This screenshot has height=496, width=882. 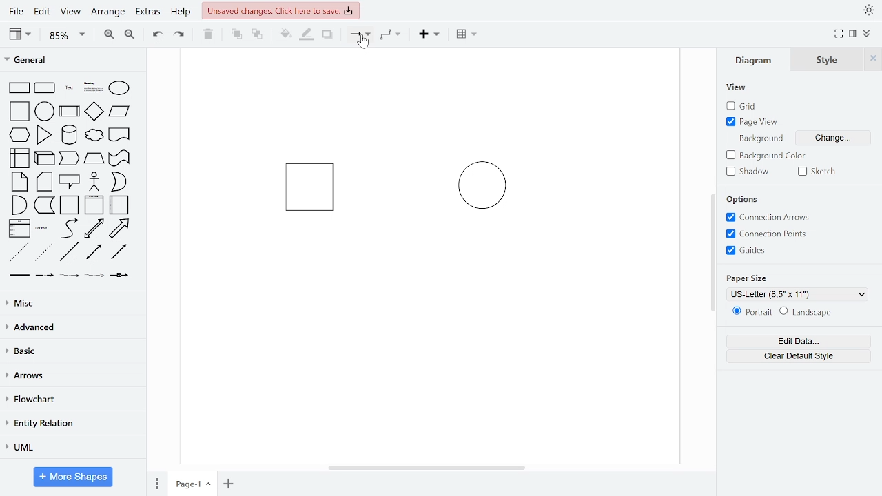 I want to click on page view, so click(x=754, y=121).